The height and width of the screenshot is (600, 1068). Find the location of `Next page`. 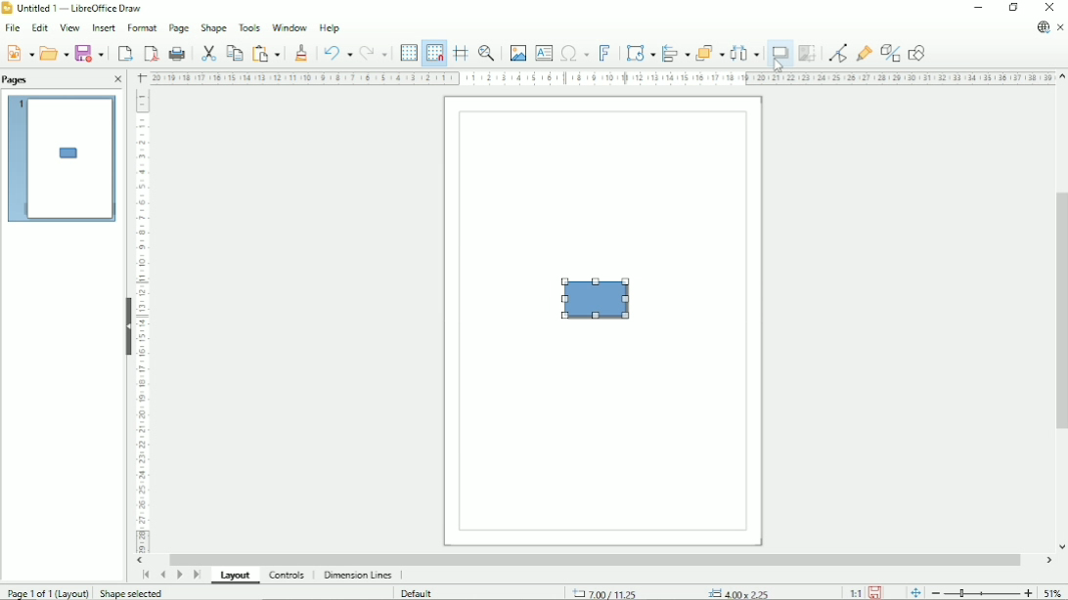

Next page is located at coordinates (179, 576).